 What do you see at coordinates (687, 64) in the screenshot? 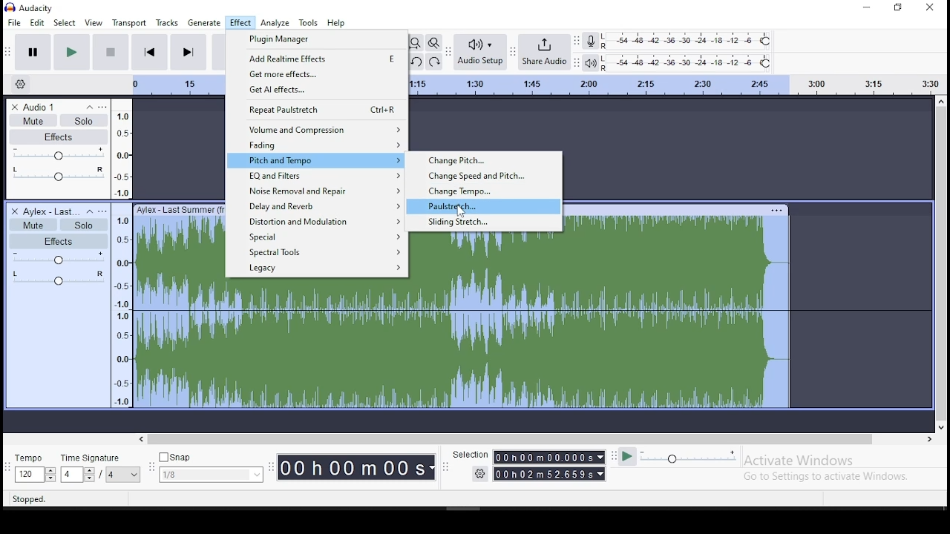
I see `playback meter` at bounding box center [687, 64].